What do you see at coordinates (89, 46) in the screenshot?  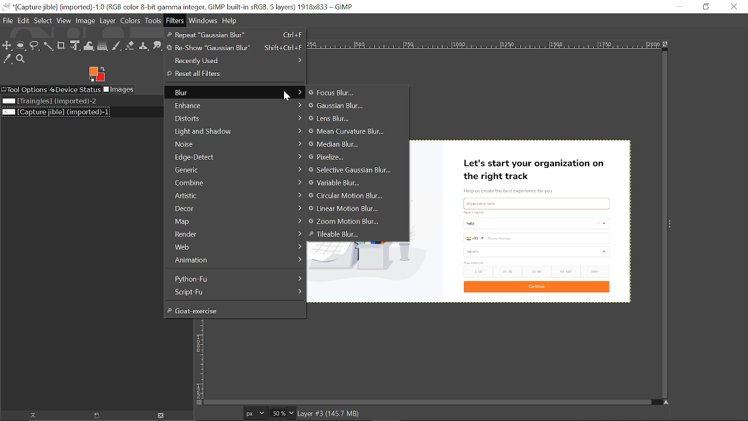 I see `Wrap text tool` at bounding box center [89, 46].